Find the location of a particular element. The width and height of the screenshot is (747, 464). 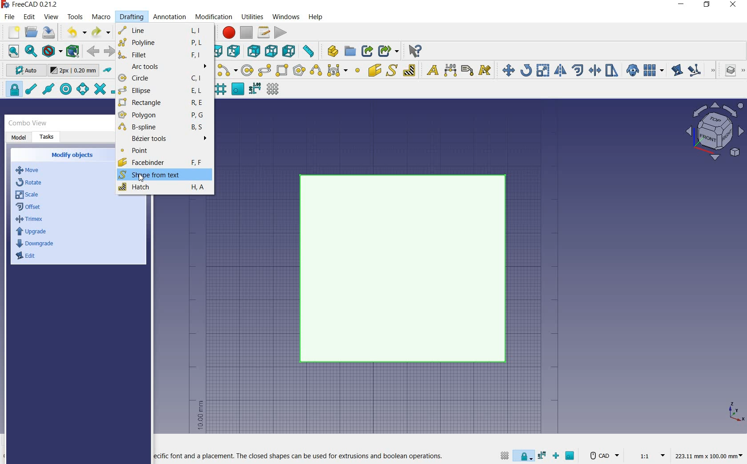

rotate is located at coordinates (526, 70).